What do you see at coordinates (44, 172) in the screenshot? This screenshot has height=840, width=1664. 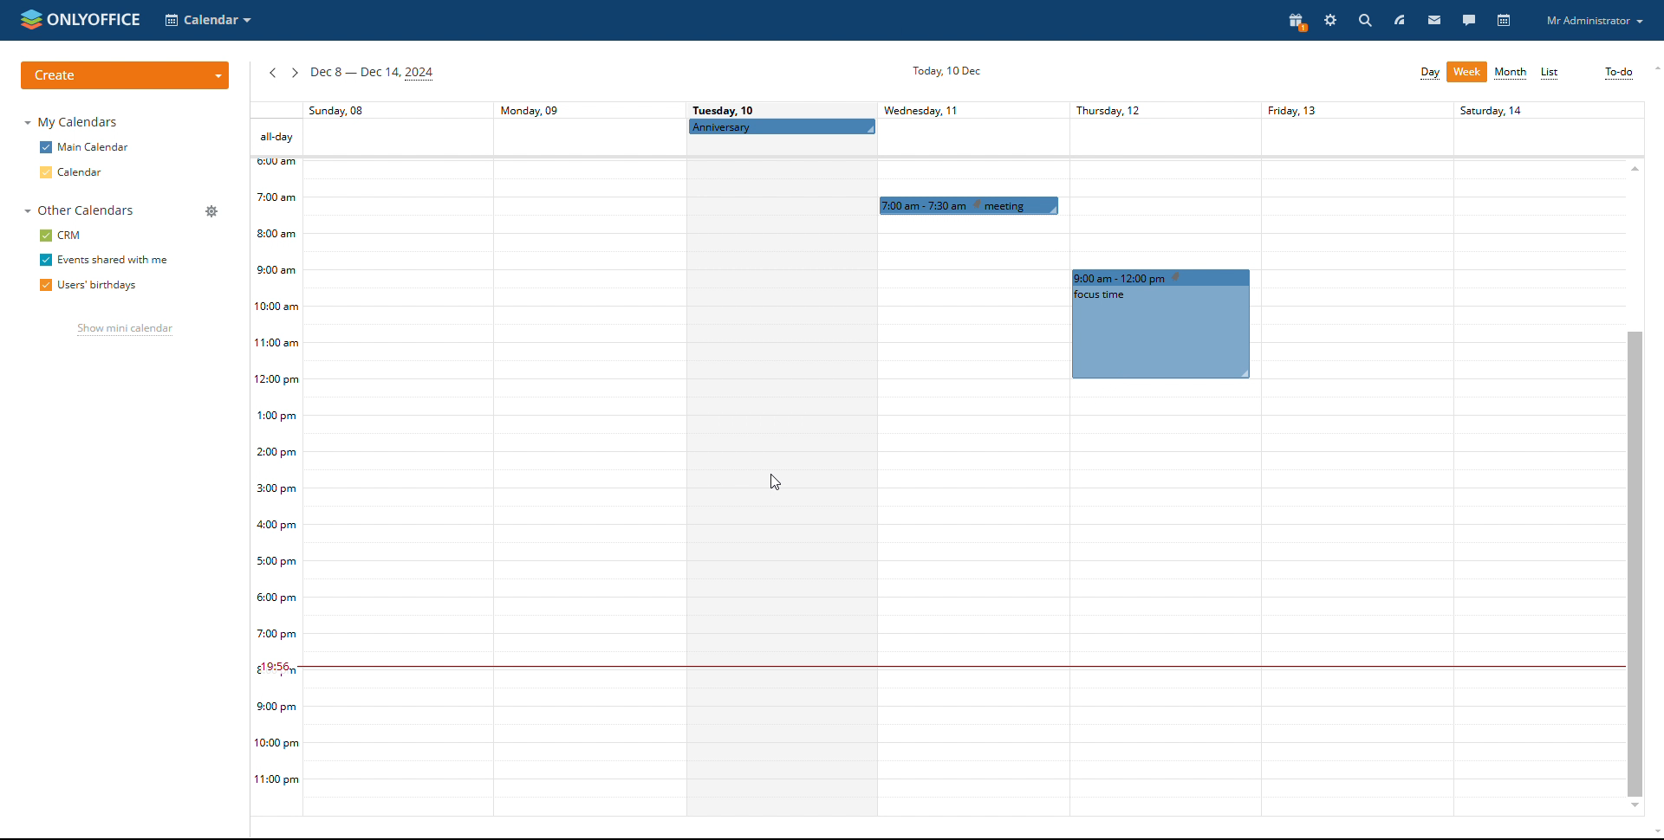 I see `checkbox` at bounding box center [44, 172].